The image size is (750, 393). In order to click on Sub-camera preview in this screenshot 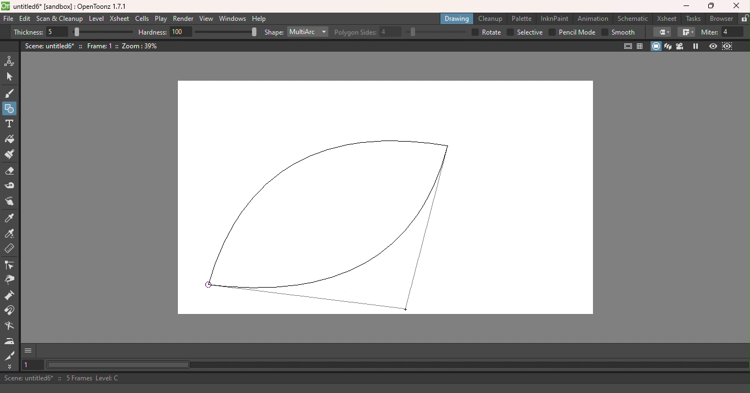, I will do `click(727, 47)`.